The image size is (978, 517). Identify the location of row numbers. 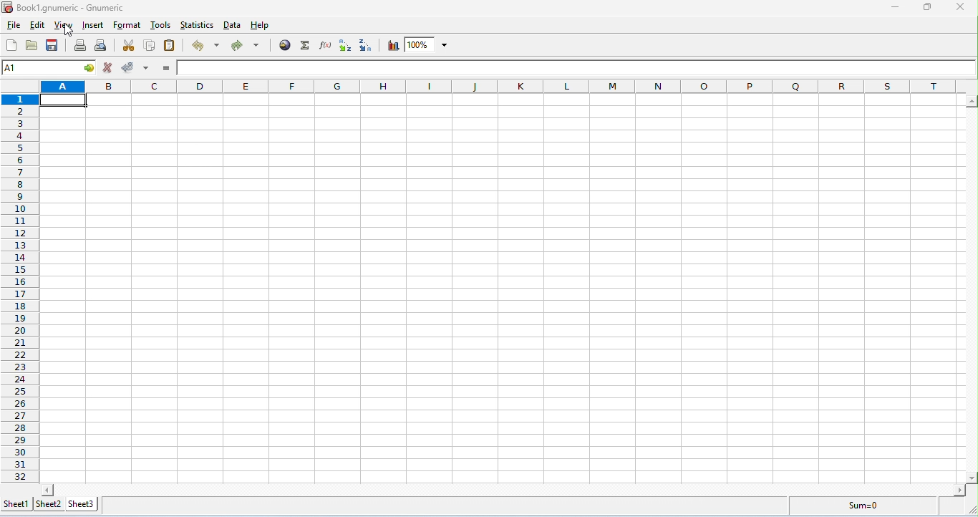
(19, 288).